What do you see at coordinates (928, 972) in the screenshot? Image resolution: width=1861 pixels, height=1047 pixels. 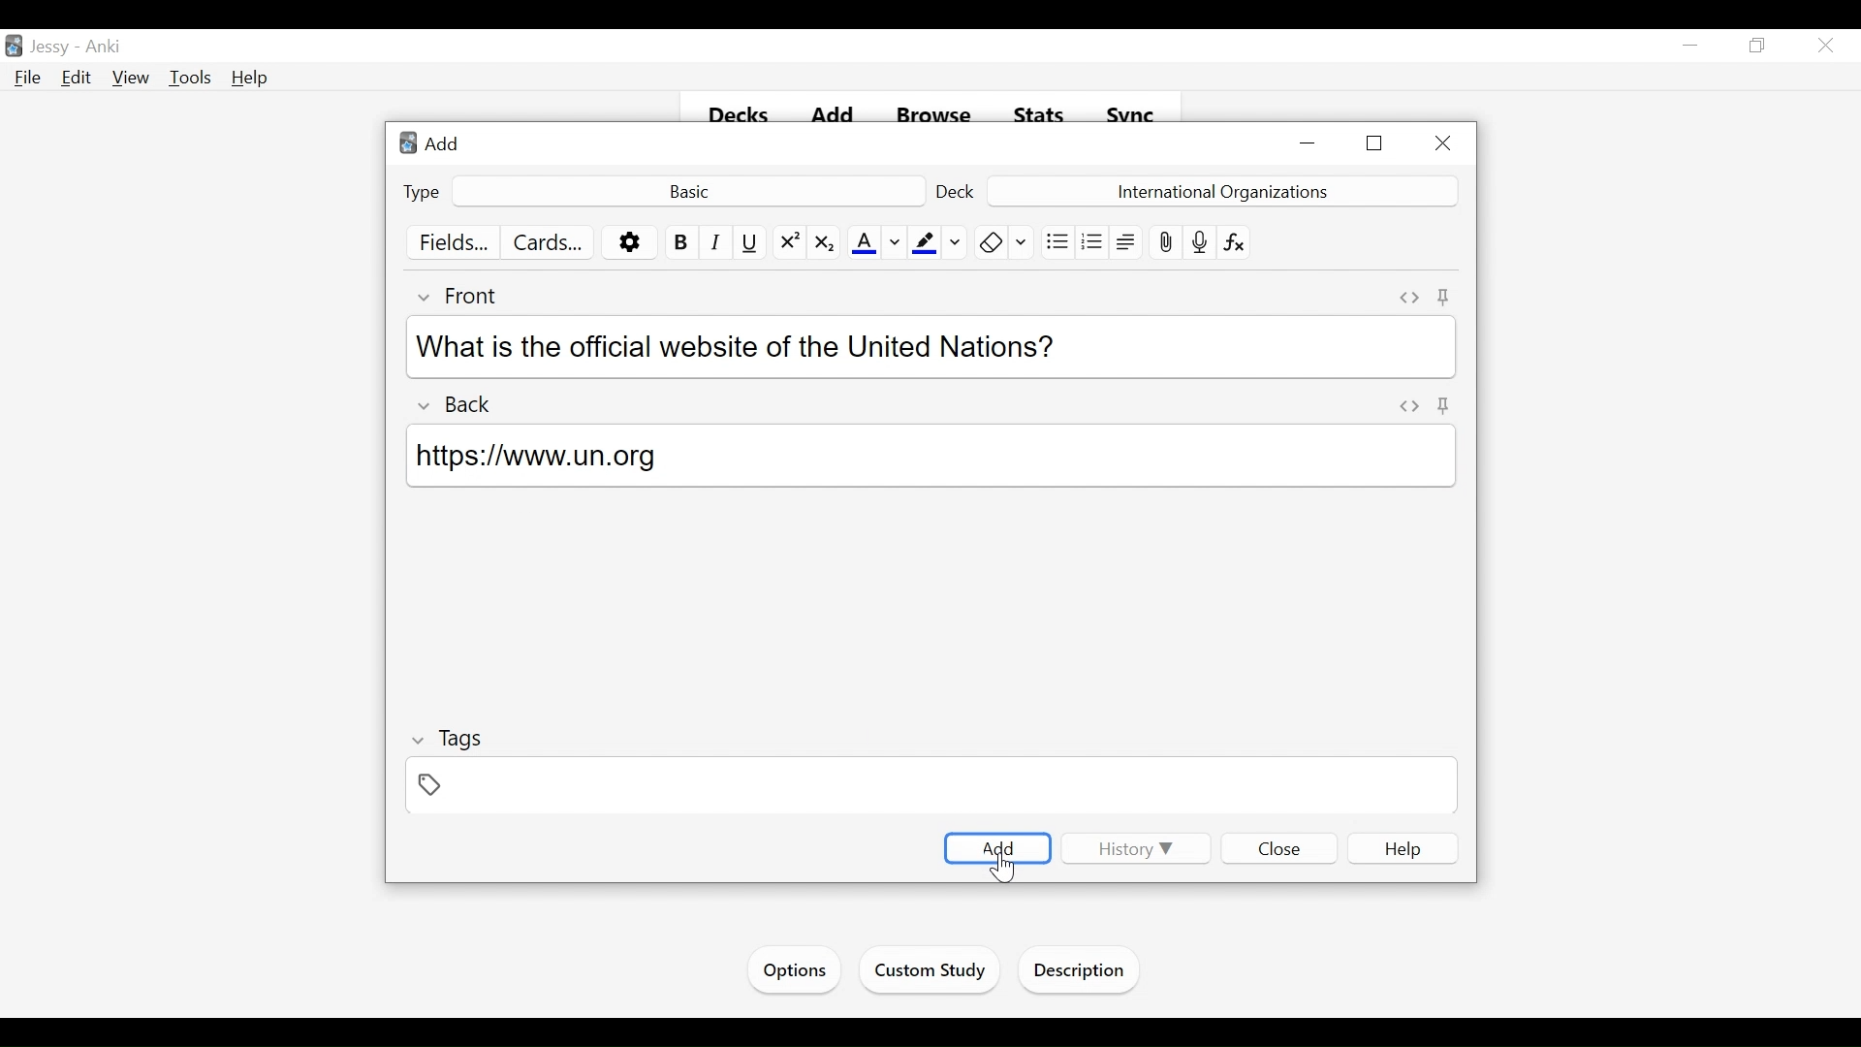 I see `Custom Study` at bounding box center [928, 972].